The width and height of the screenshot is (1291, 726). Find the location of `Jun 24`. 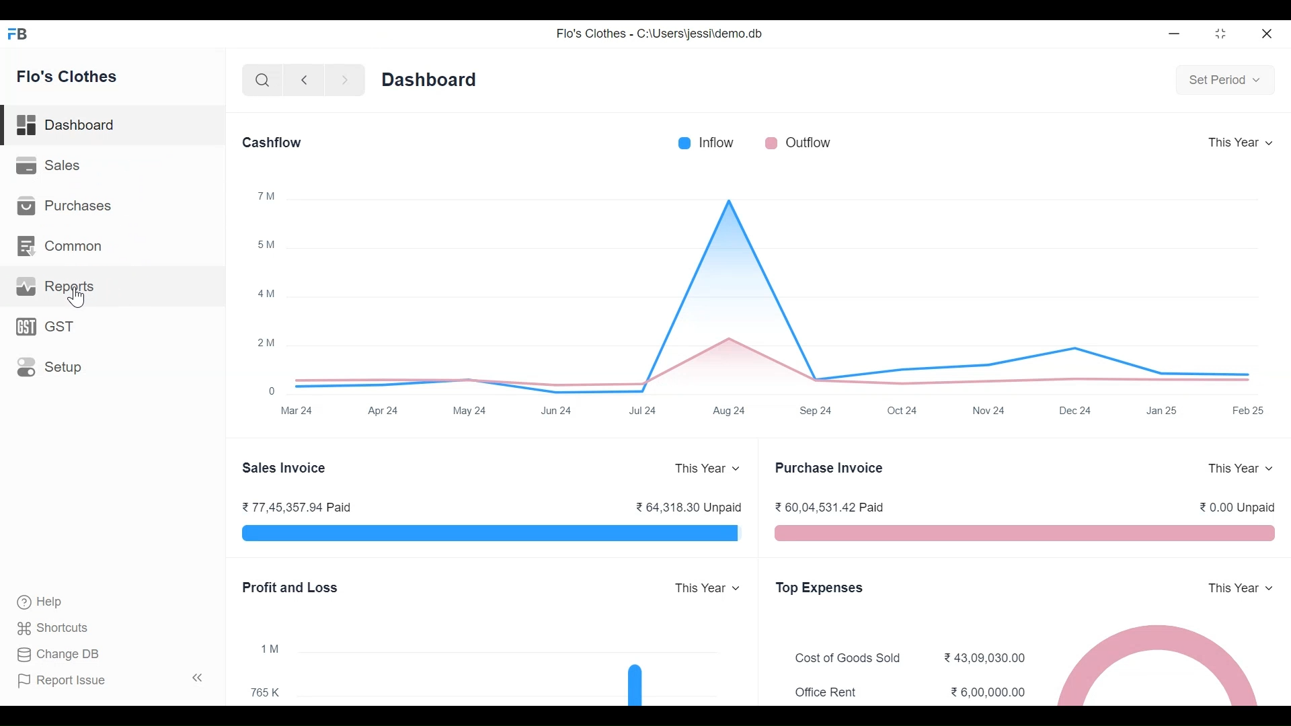

Jun 24 is located at coordinates (557, 411).